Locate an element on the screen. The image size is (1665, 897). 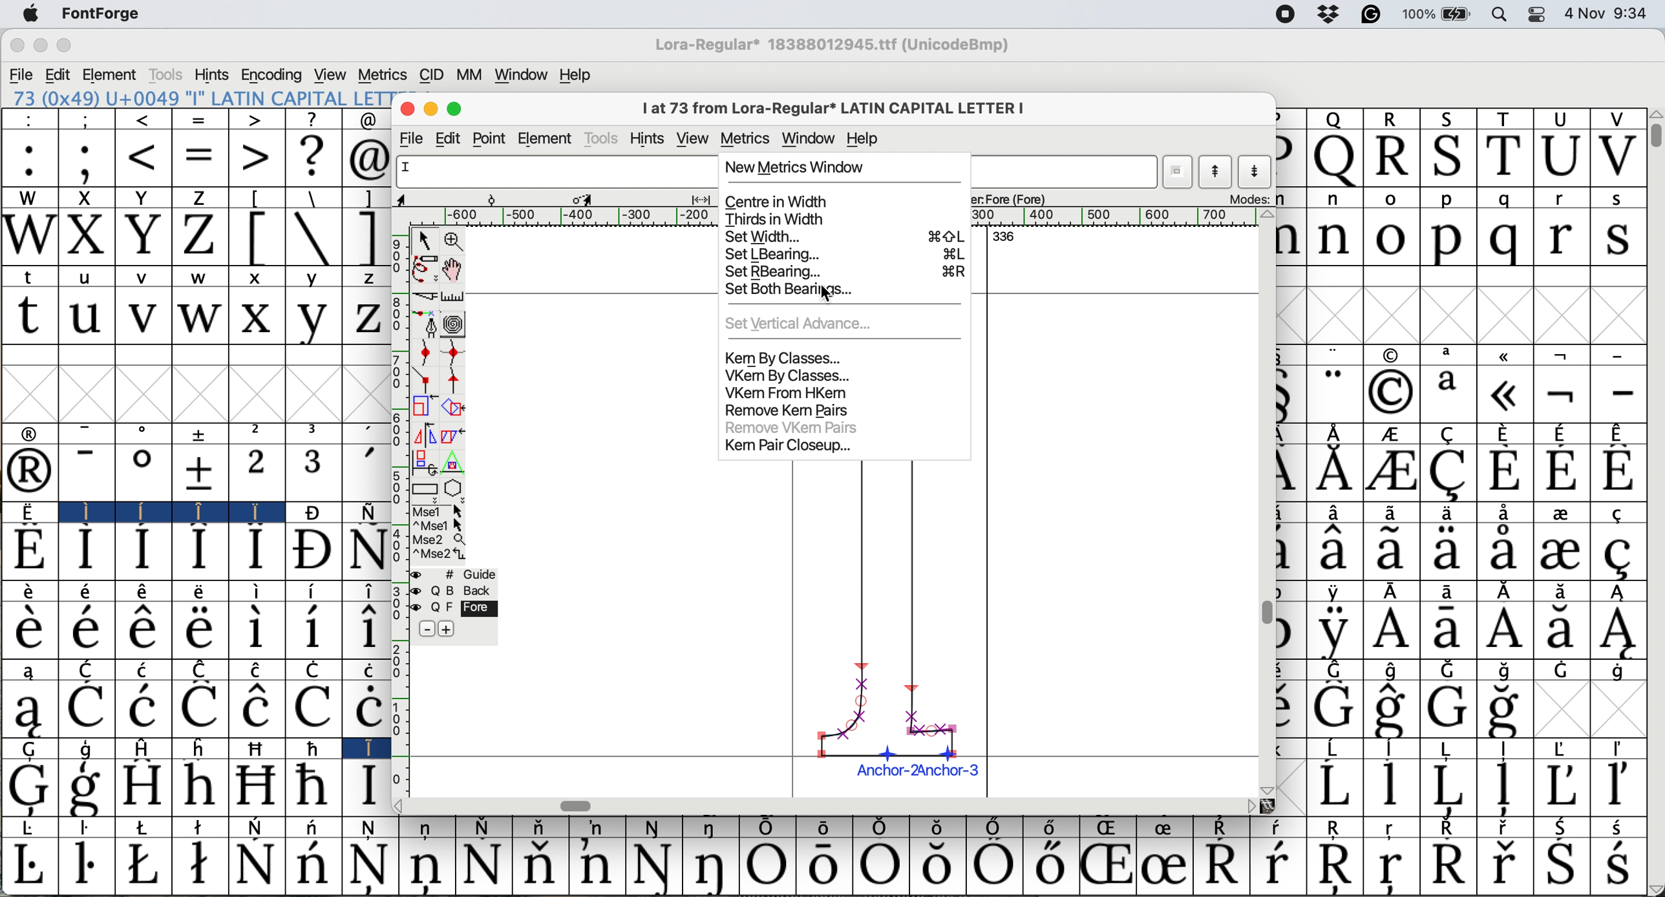
Symbol is located at coordinates (365, 668).